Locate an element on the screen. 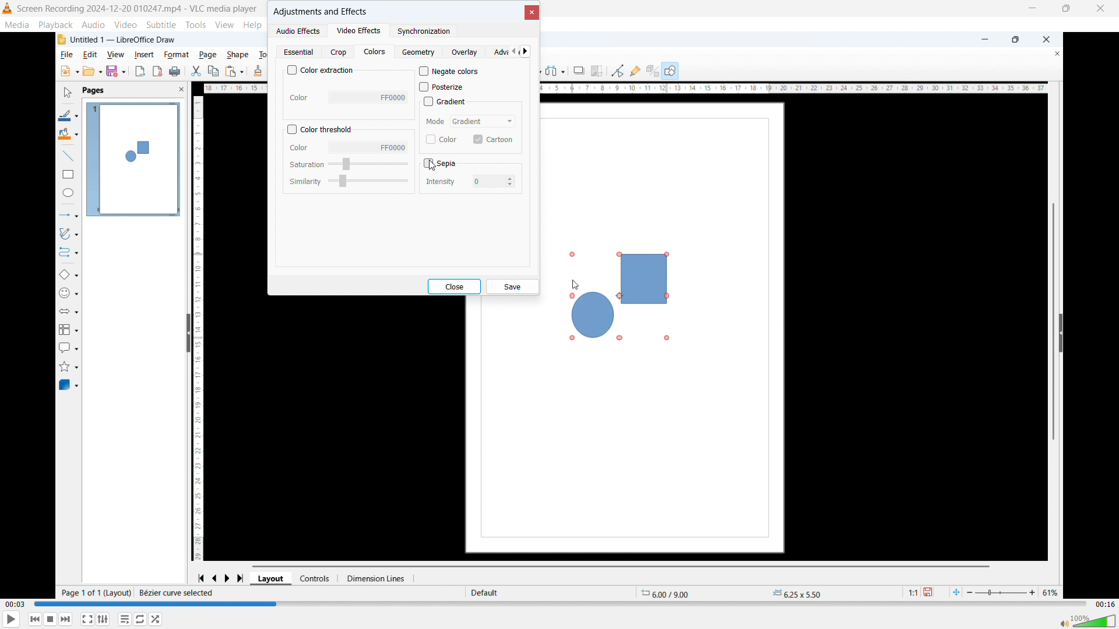 Image resolution: width=1119 pixels, height=629 pixels. Cursor  is located at coordinates (433, 165).